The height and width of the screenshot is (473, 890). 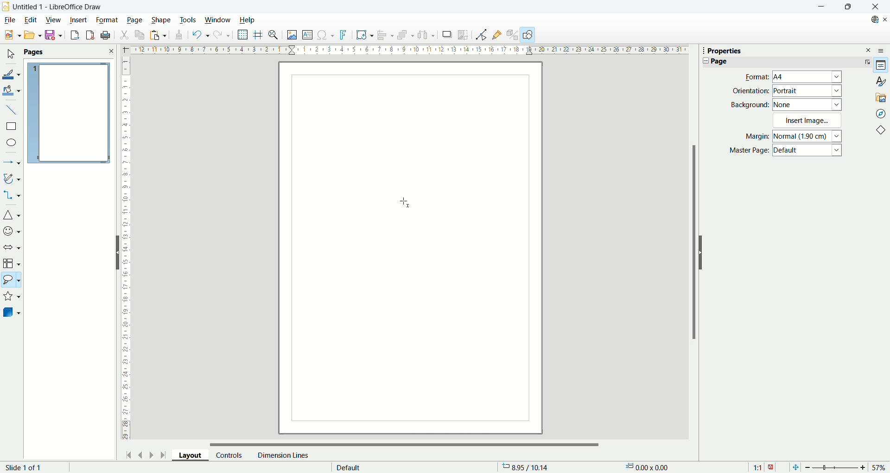 I want to click on default, so click(x=349, y=466).